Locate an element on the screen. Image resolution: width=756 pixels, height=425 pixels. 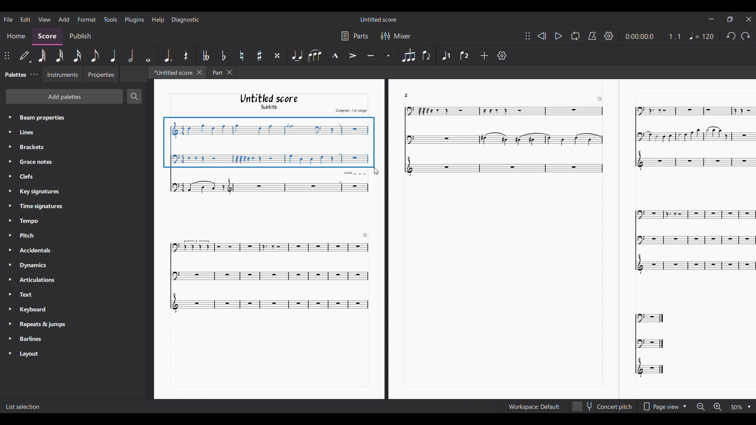
Zoom in is located at coordinates (717, 407).